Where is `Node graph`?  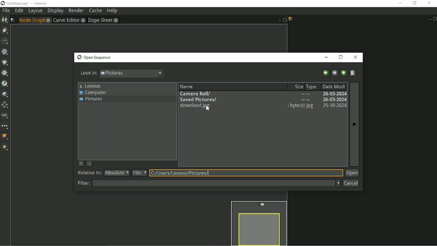 Node graph is located at coordinates (34, 20).